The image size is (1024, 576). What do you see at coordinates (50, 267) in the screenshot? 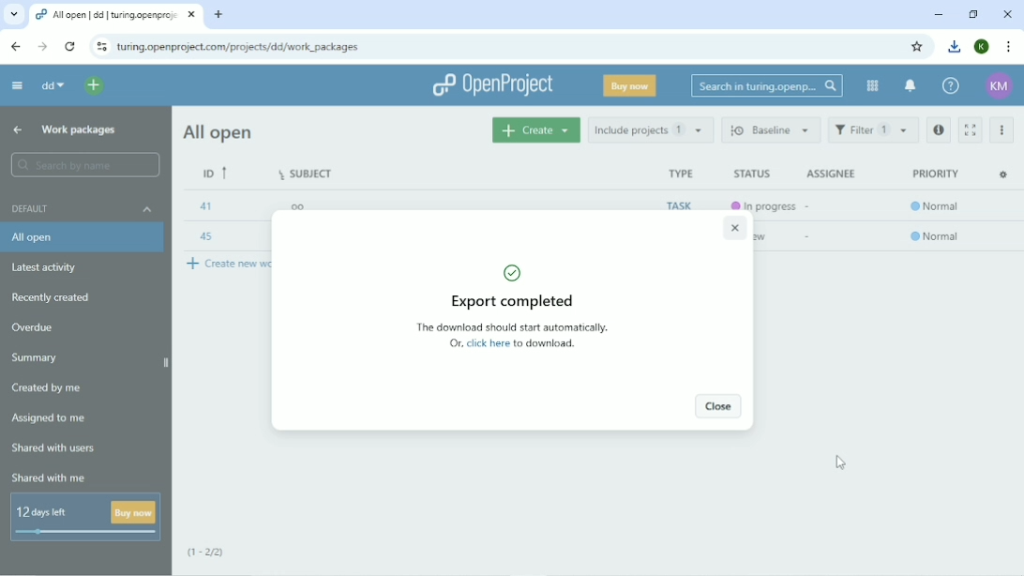
I see `Latest activity` at bounding box center [50, 267].